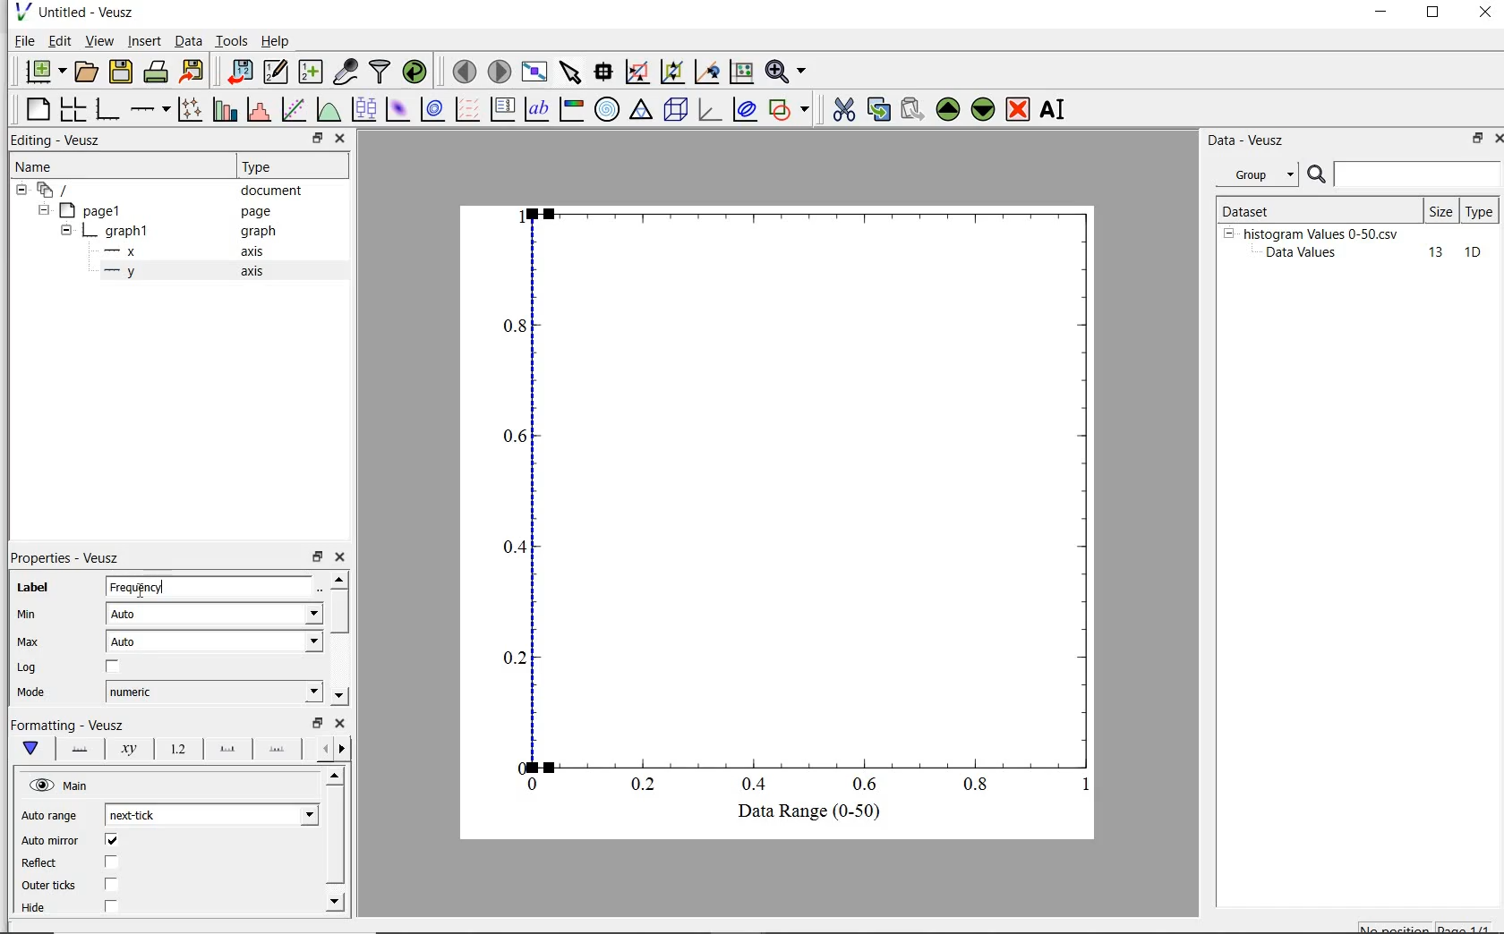  What do you see at coordinates (75, 106) in the screenshot?
I see `arrange graphs in a grid ` at bounding box center [75, 106].